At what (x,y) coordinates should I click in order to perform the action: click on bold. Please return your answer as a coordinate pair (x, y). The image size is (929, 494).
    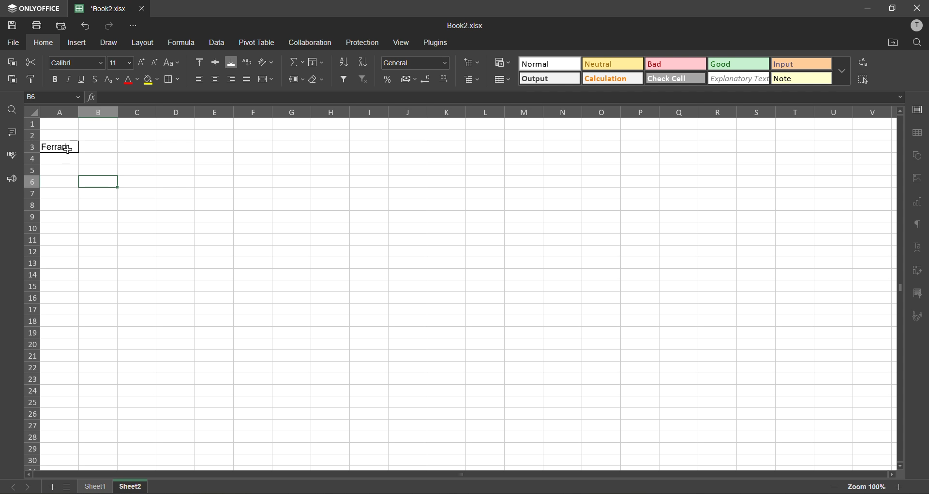
    Looking at the image, I should click on (56, 80).